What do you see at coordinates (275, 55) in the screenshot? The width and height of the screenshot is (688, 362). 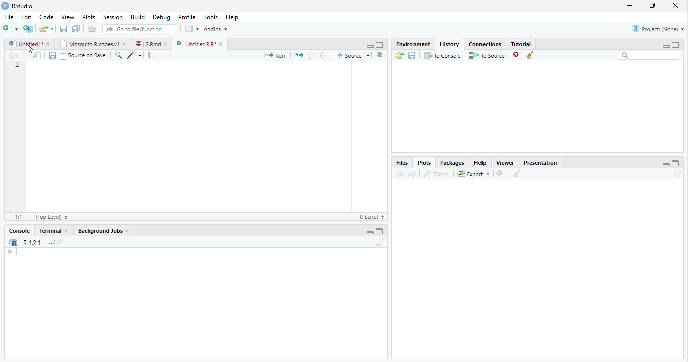 I see `Run` at bounding box center [275, 55].